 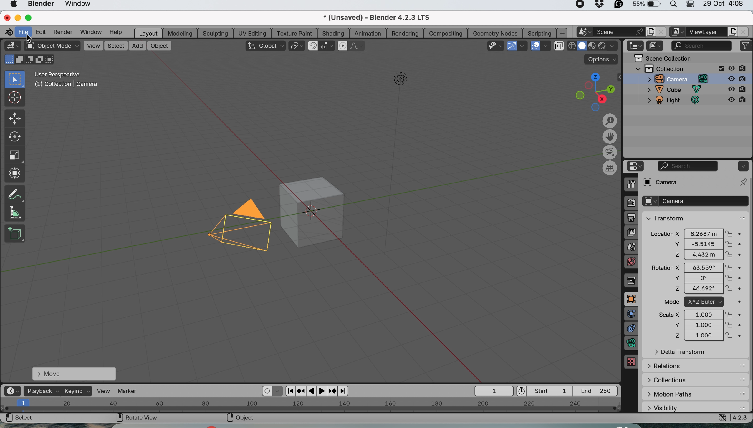 What do you see at coordinates (597, 391) in the screenshot?
I see `end 250` at bounding box center [597, 391].